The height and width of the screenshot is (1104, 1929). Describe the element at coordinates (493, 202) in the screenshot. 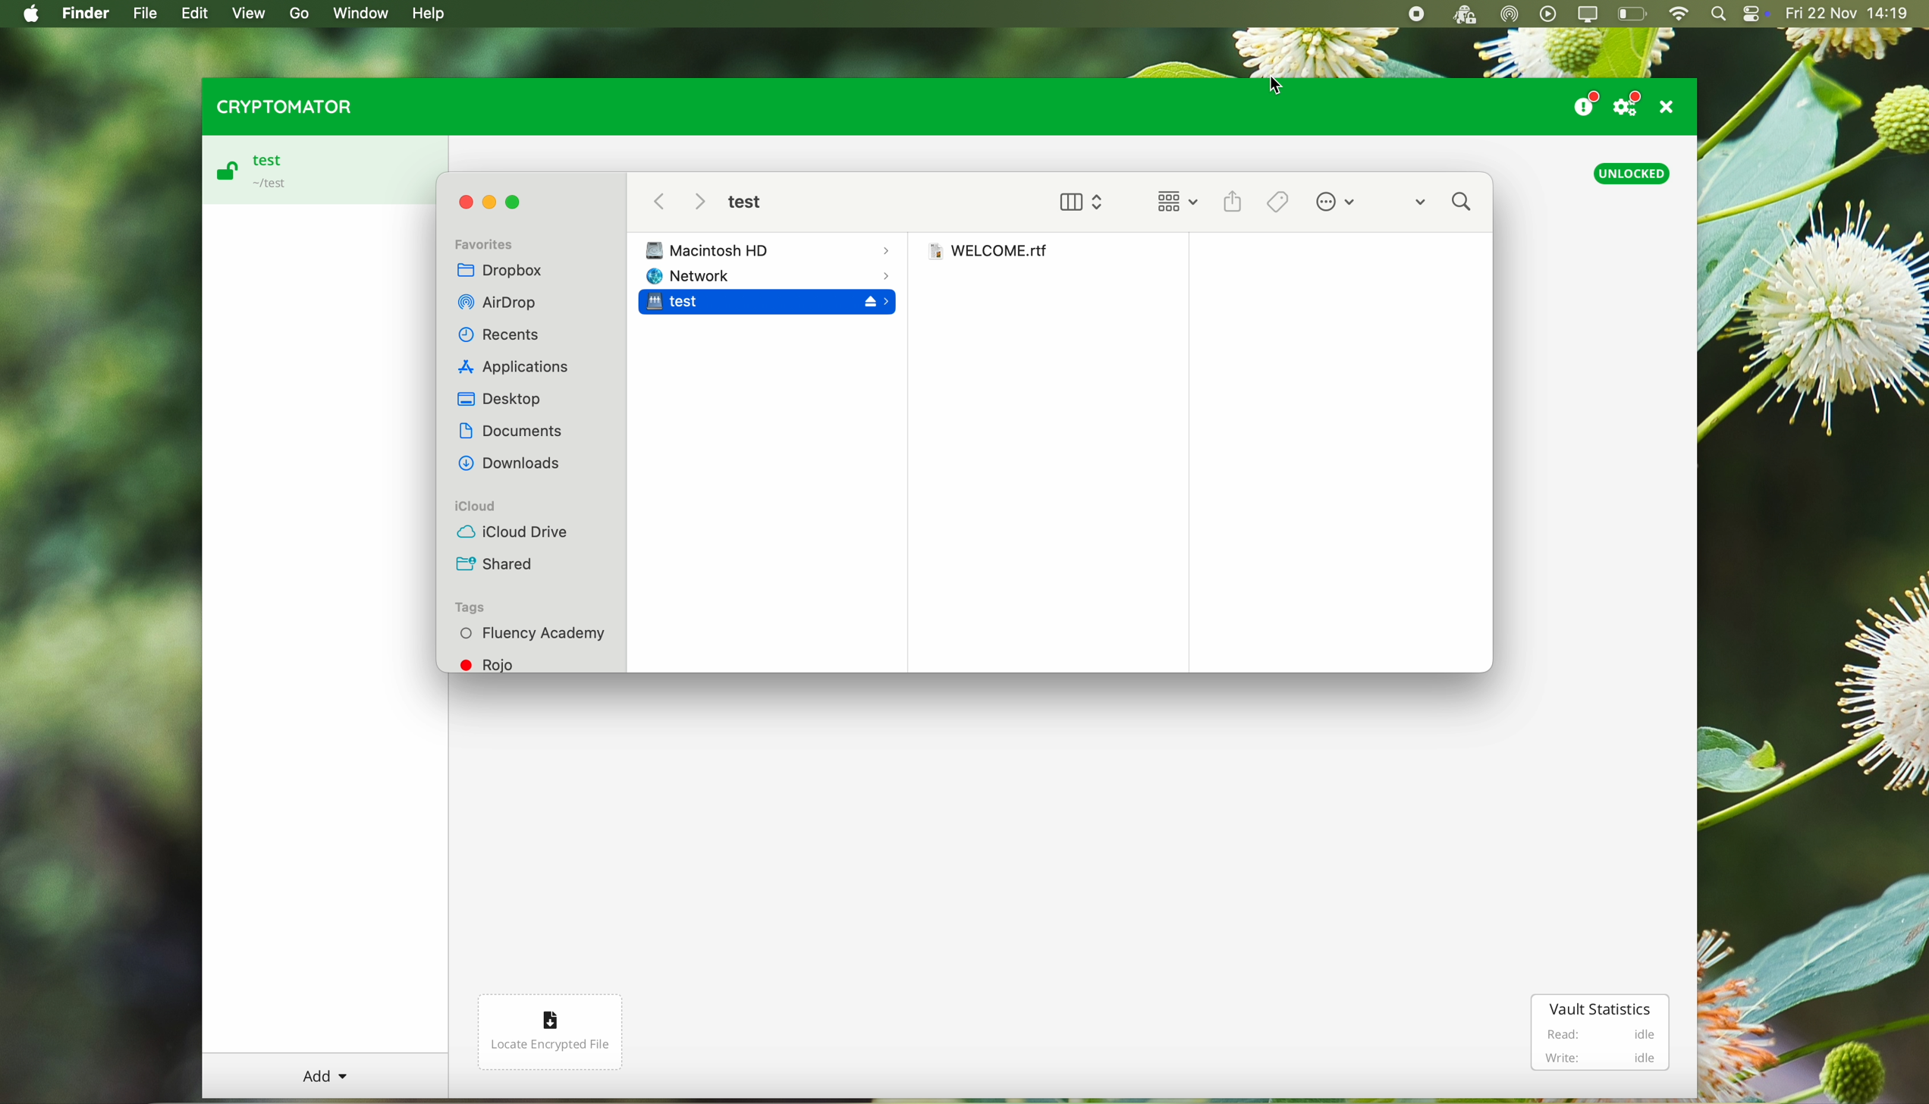

I see `minimize` at that location.